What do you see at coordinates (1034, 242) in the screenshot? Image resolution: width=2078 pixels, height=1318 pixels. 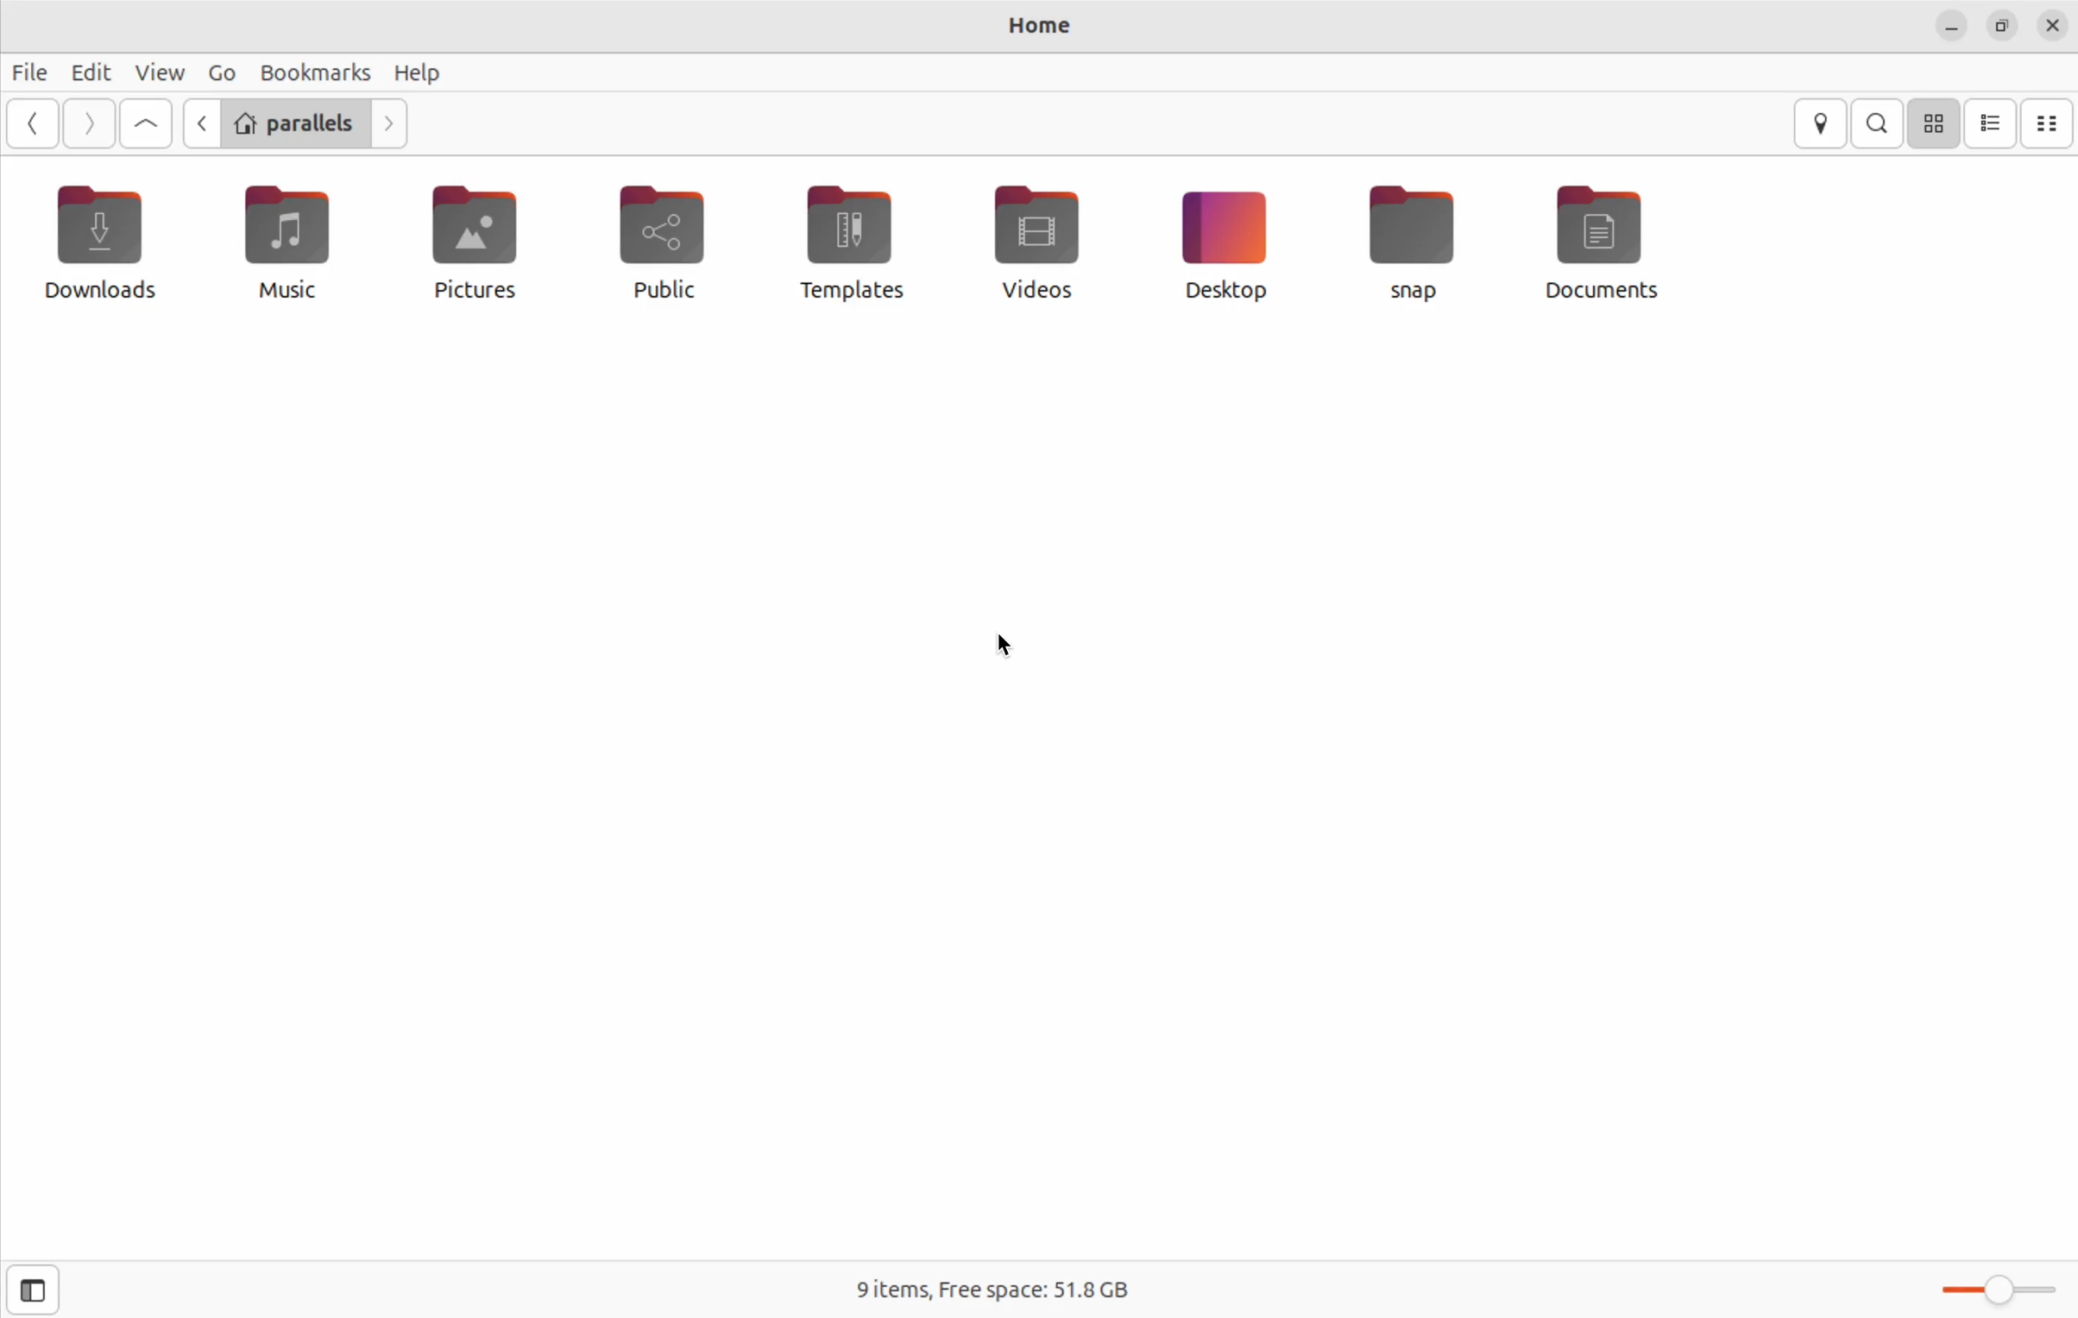 I see `video file` at bounding box center [1034, 242].